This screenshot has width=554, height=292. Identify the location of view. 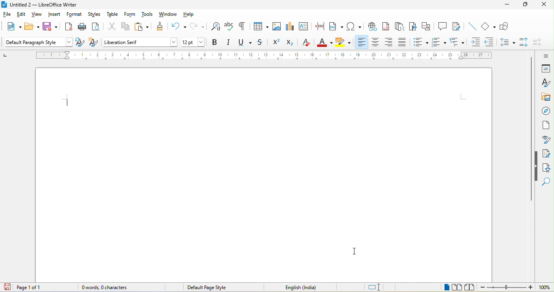
(37, 15).